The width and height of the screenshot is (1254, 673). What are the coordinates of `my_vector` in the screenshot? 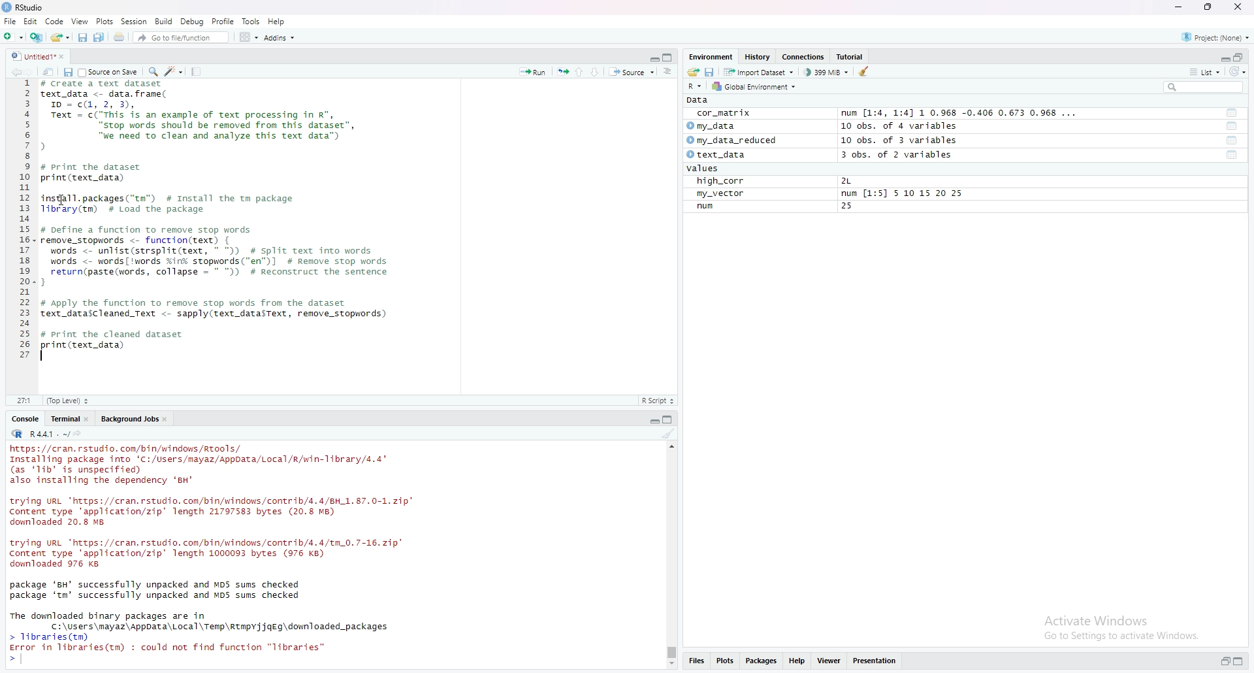 It's located at (722, 194).